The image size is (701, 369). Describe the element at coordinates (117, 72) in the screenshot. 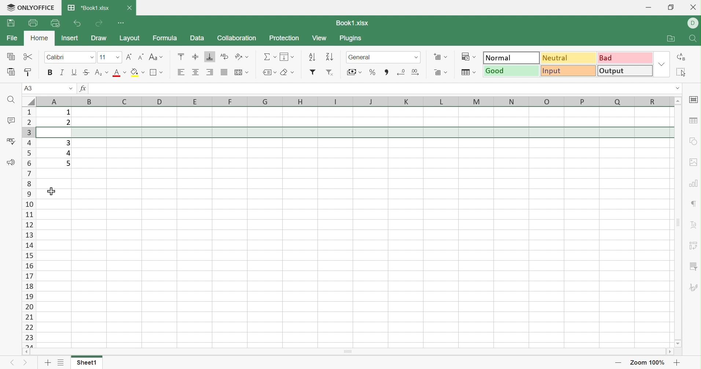

I see `Font color` at that location.